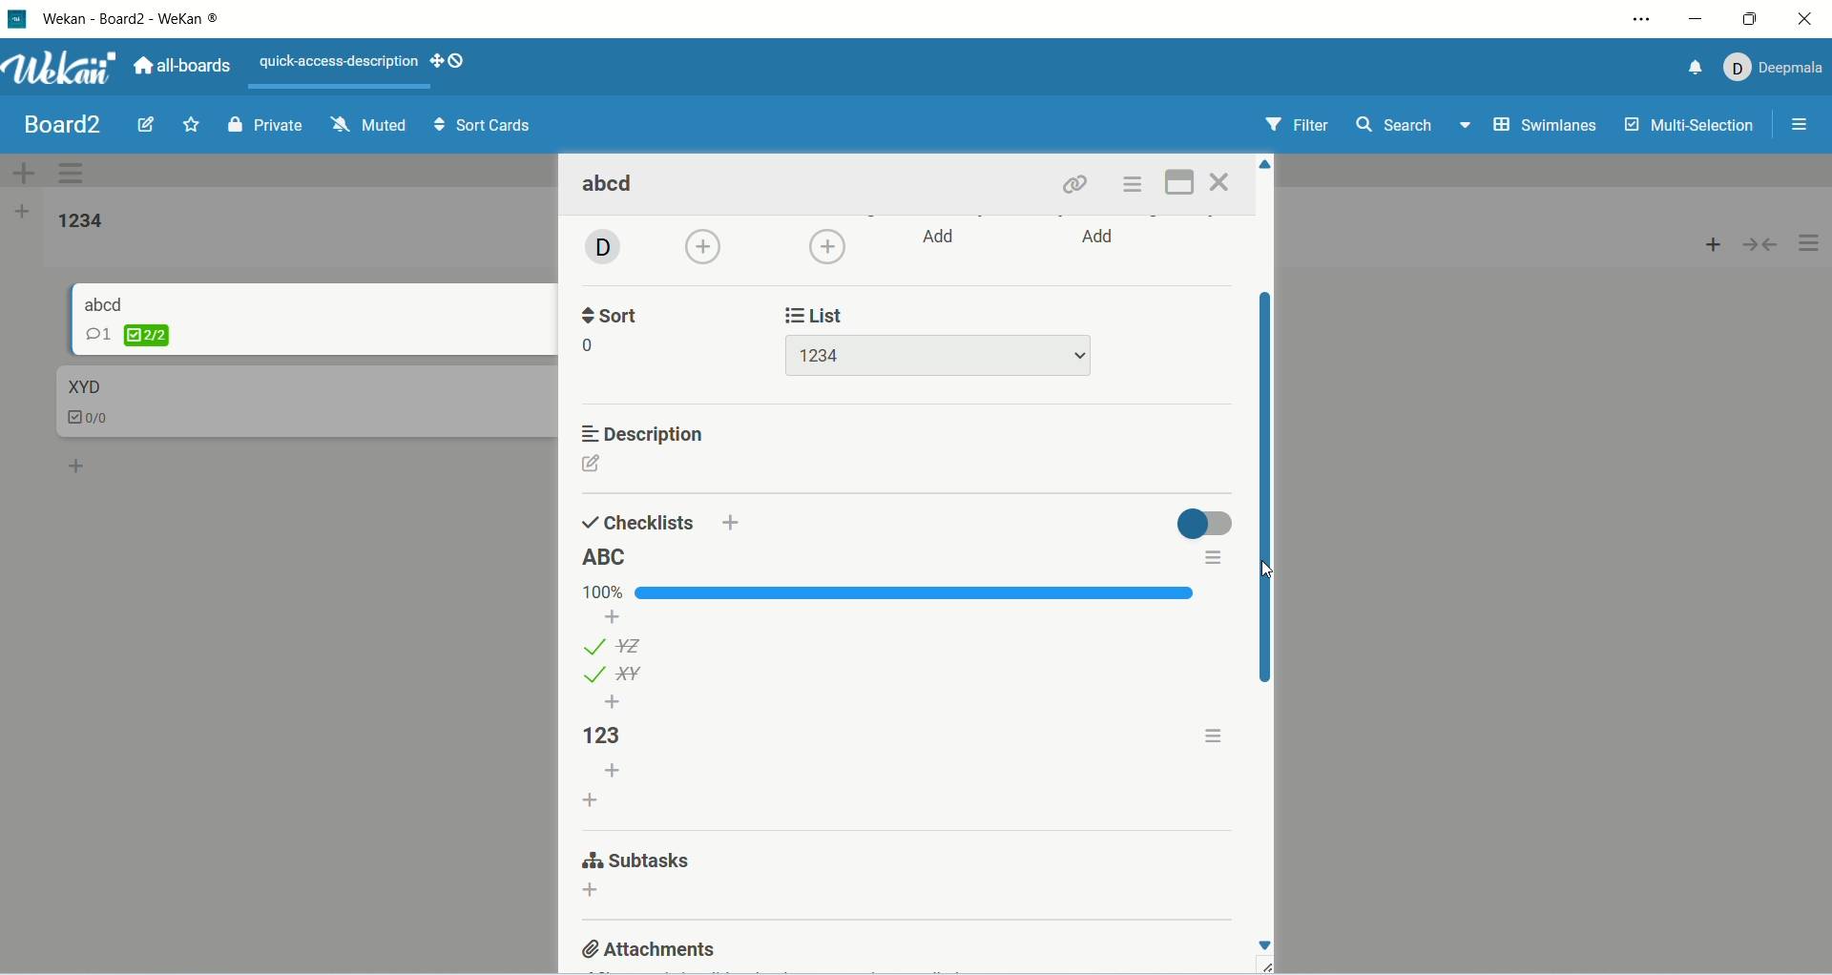 This screenshot has height=975, width=1832. What do you see at coordinates (1764, 247) in the screenshot?
I see `collapse` at bounding box center [1764, 247].